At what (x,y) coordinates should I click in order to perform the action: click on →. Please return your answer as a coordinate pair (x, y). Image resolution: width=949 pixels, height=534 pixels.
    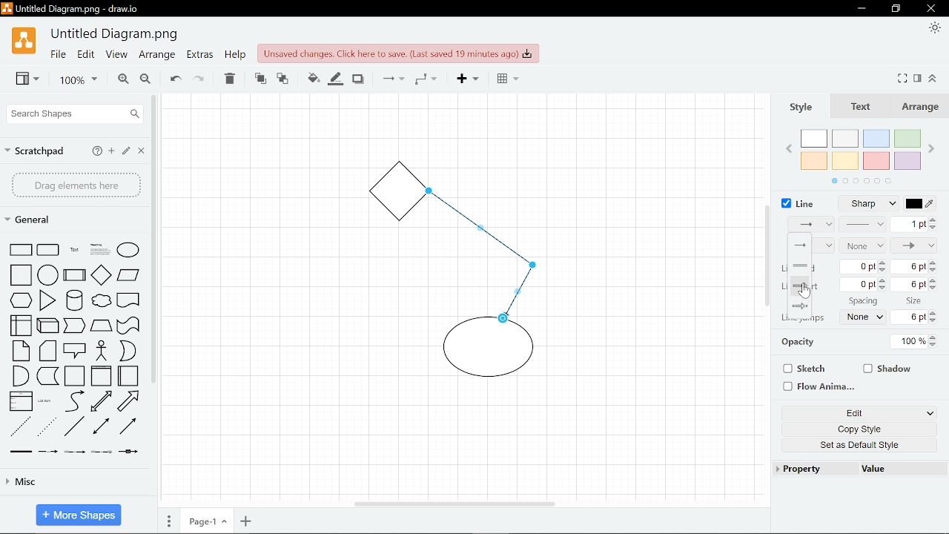
    Looking at the image, I should click on (799, 286).